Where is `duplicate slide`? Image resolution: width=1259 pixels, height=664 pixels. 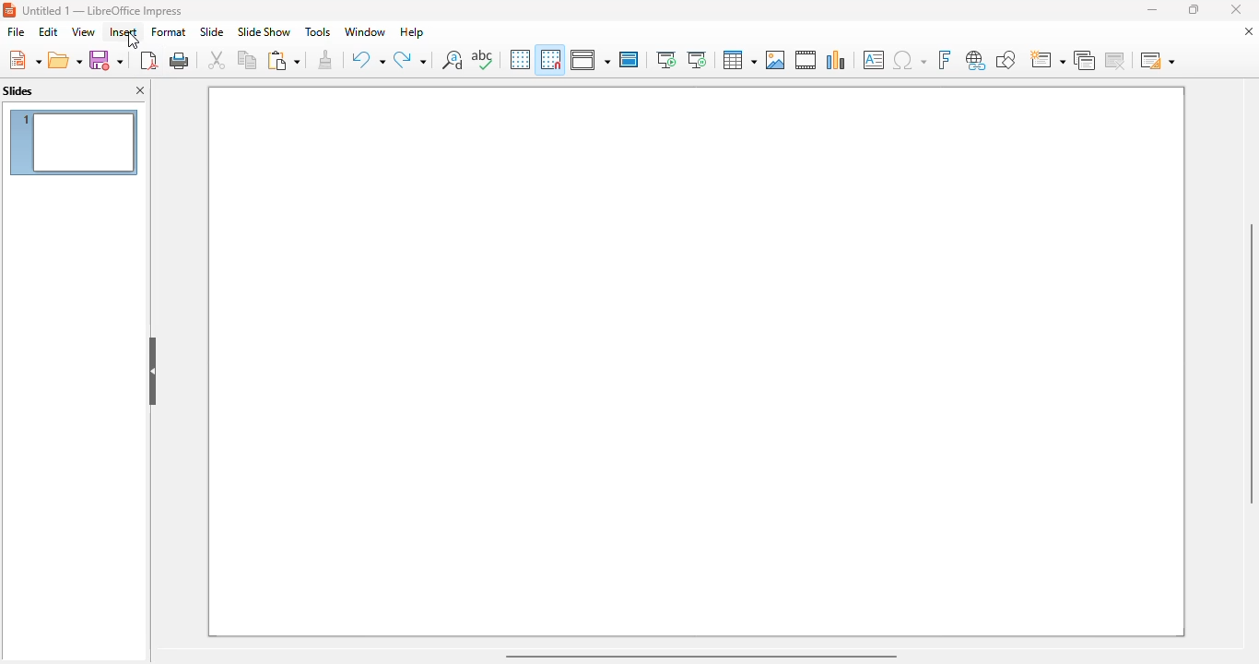
duplicate slide is located at coordinates (1085, 60).